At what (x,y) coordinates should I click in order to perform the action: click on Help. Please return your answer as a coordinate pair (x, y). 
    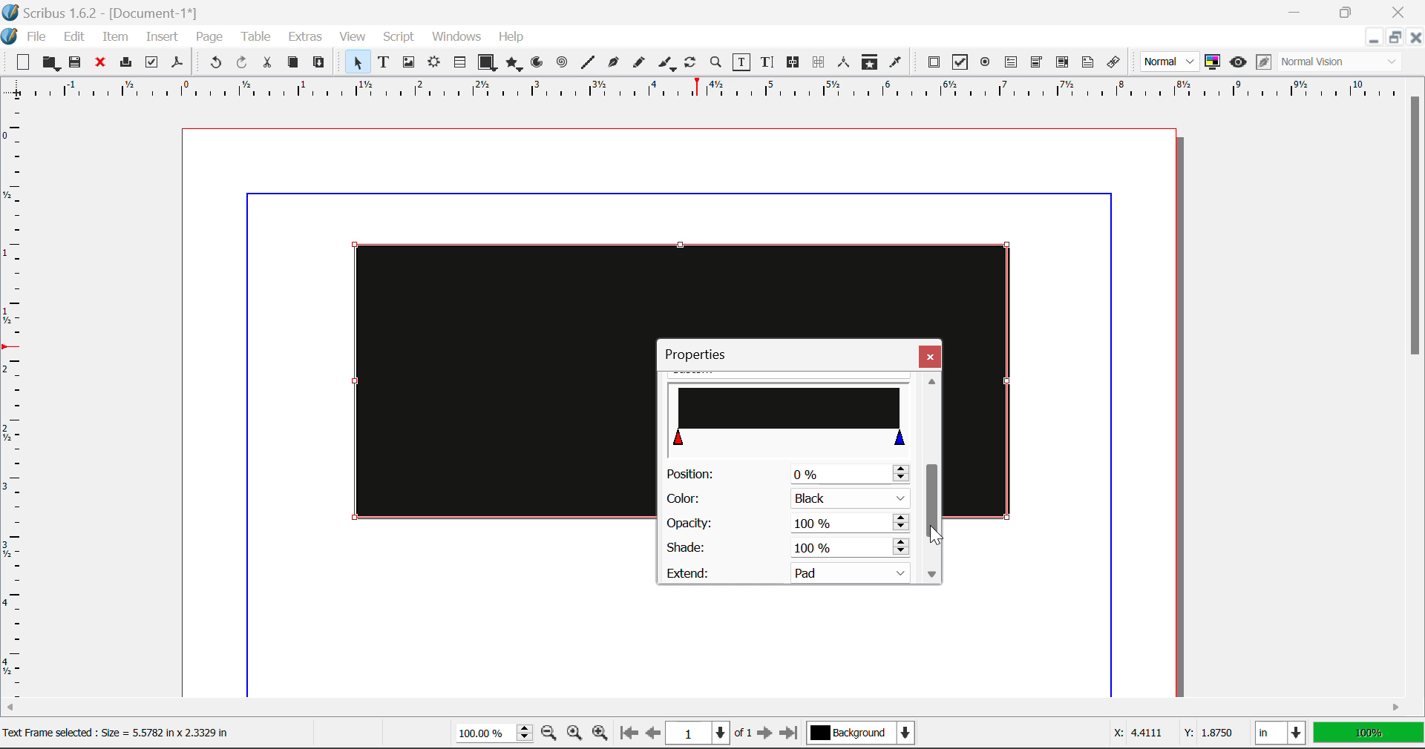
    Looking at the image, I should click on (511, 37).